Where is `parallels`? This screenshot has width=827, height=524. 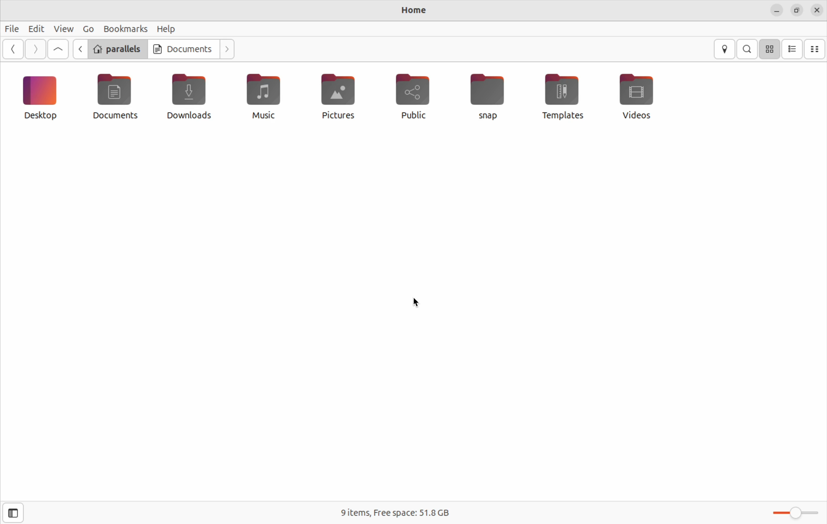
parallels is located at coordinates (118, 49).